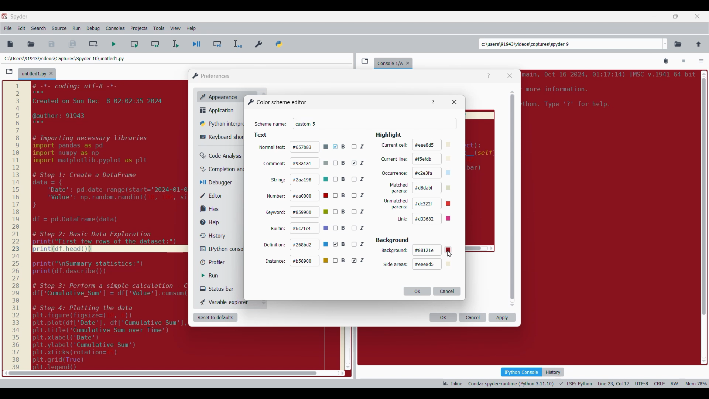 The width and height of the screenshot is (709, 399). Describe the element at coordinates (220, 123) in the screenshot. I see `Python interpreter` at that location.